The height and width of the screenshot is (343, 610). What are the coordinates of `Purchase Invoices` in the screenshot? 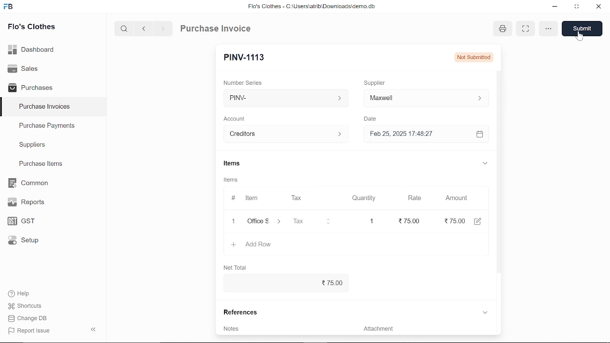 It's located at (45, 108).